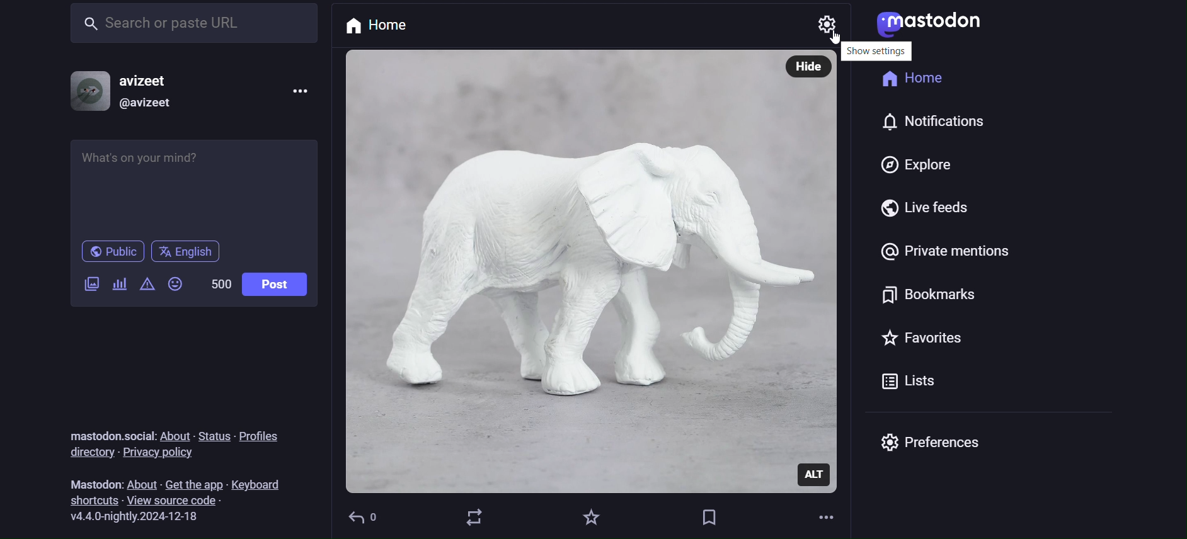 Image resolution: width=1187 pixels, height=539 pixels. Describe the element at coordinates (906, 384) in the screenshot. I see `Lists` at that location.